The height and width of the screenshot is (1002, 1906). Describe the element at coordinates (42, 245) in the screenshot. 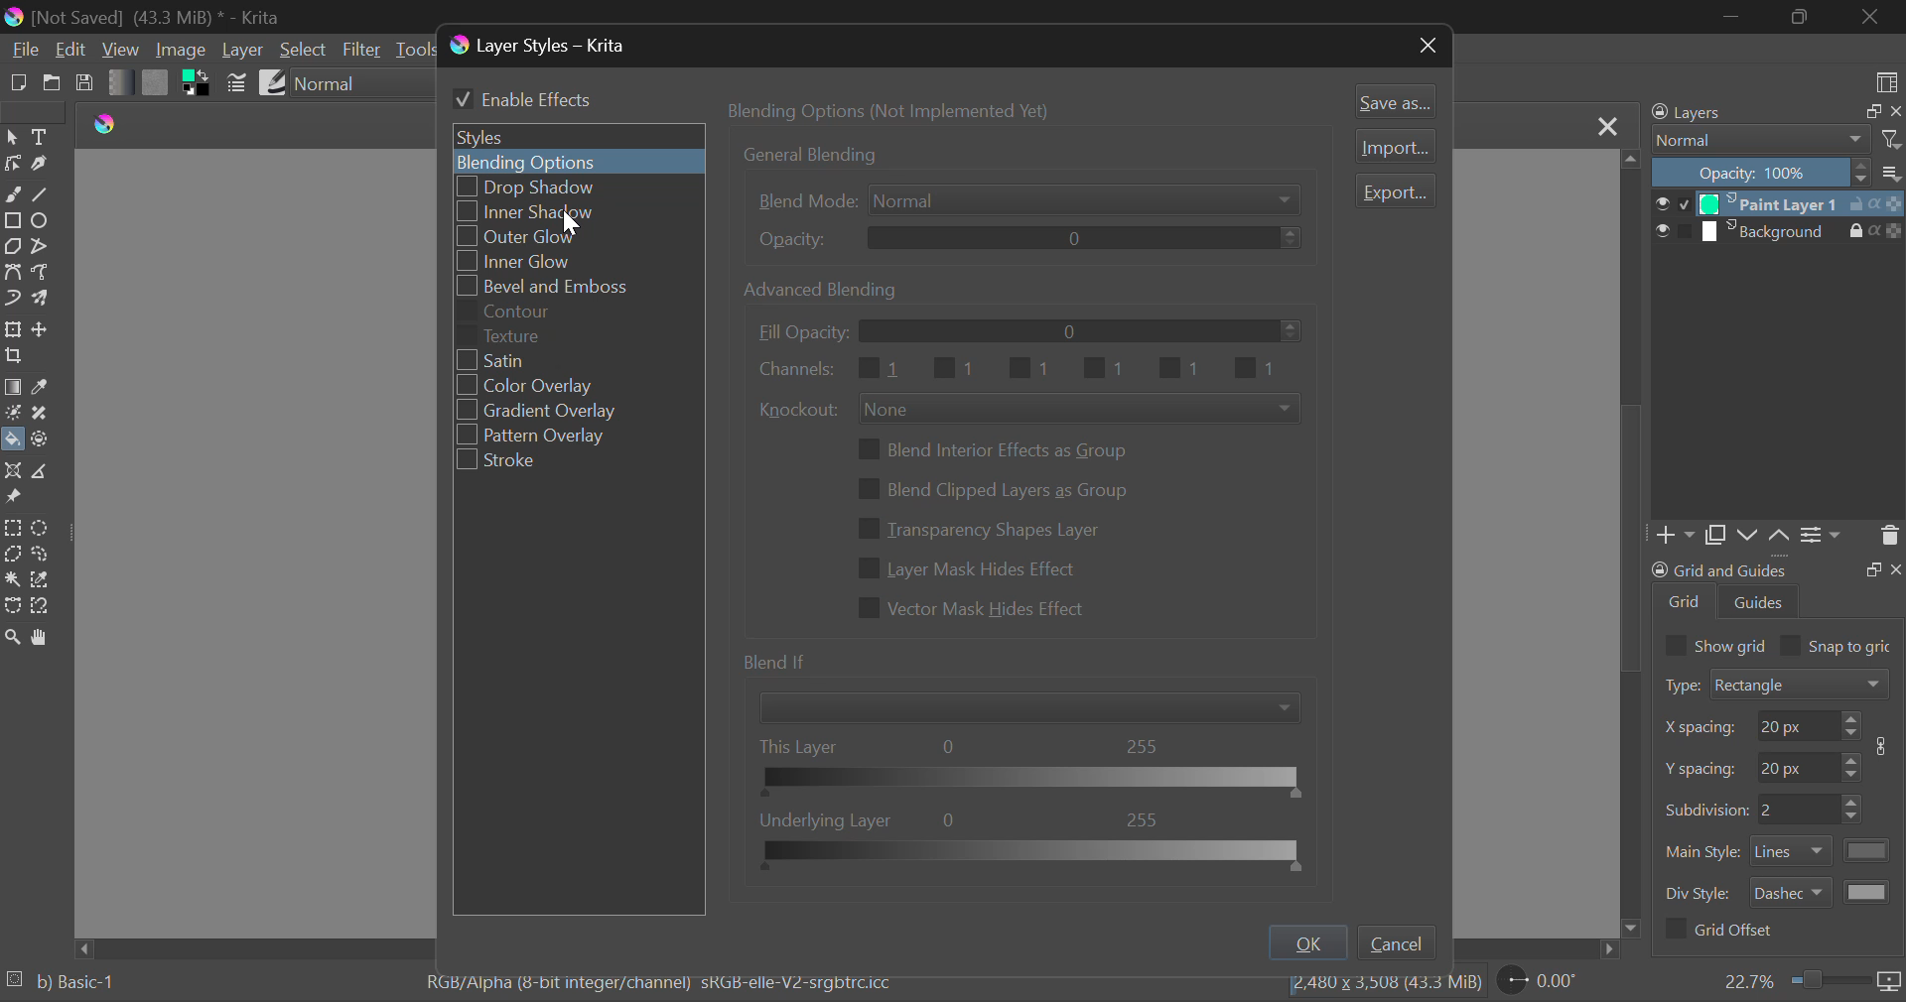

I see `Polyline` at that location.